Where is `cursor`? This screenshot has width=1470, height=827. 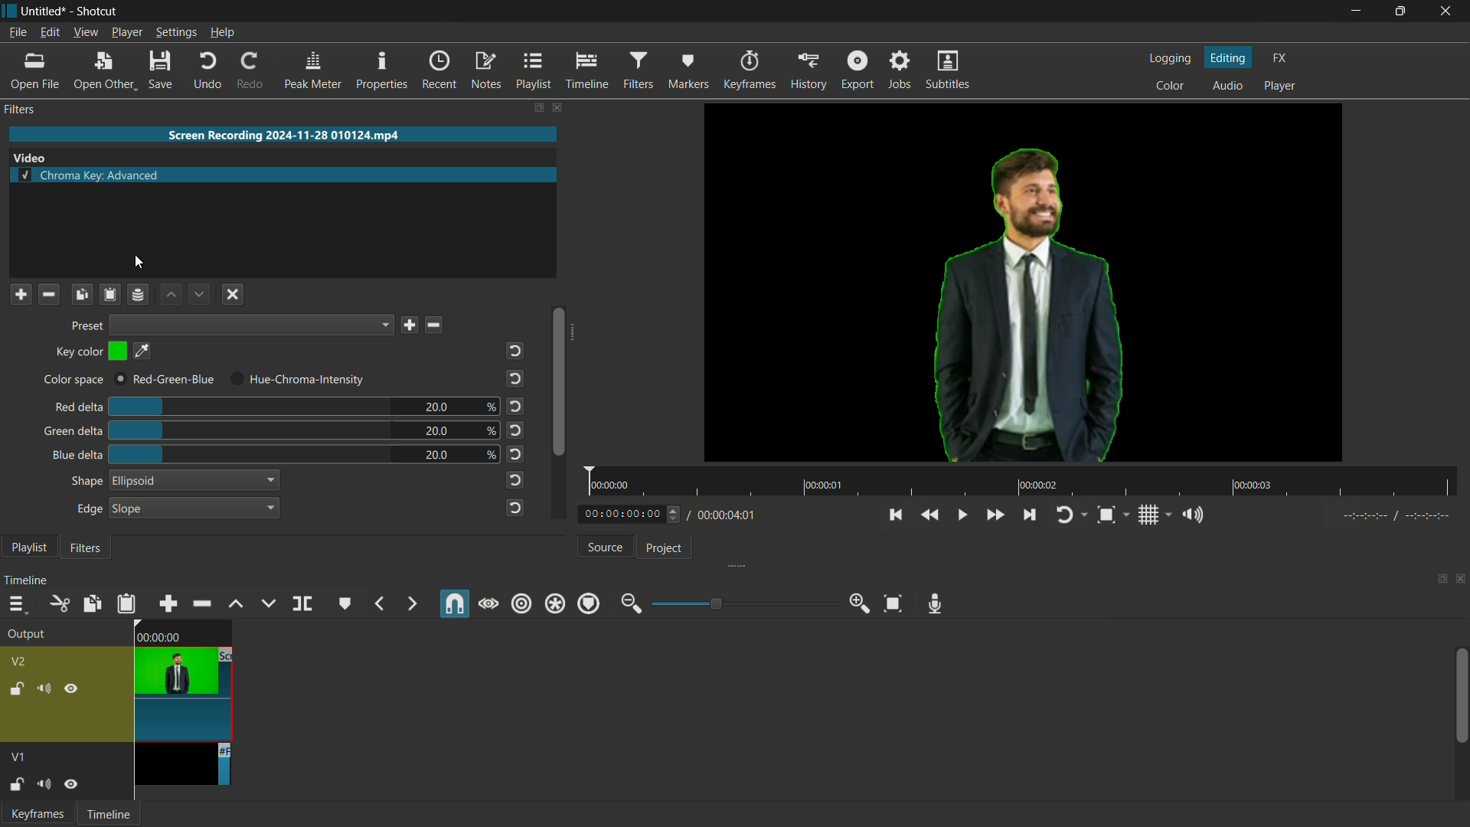
cursor is located at coordinates (139, 262).